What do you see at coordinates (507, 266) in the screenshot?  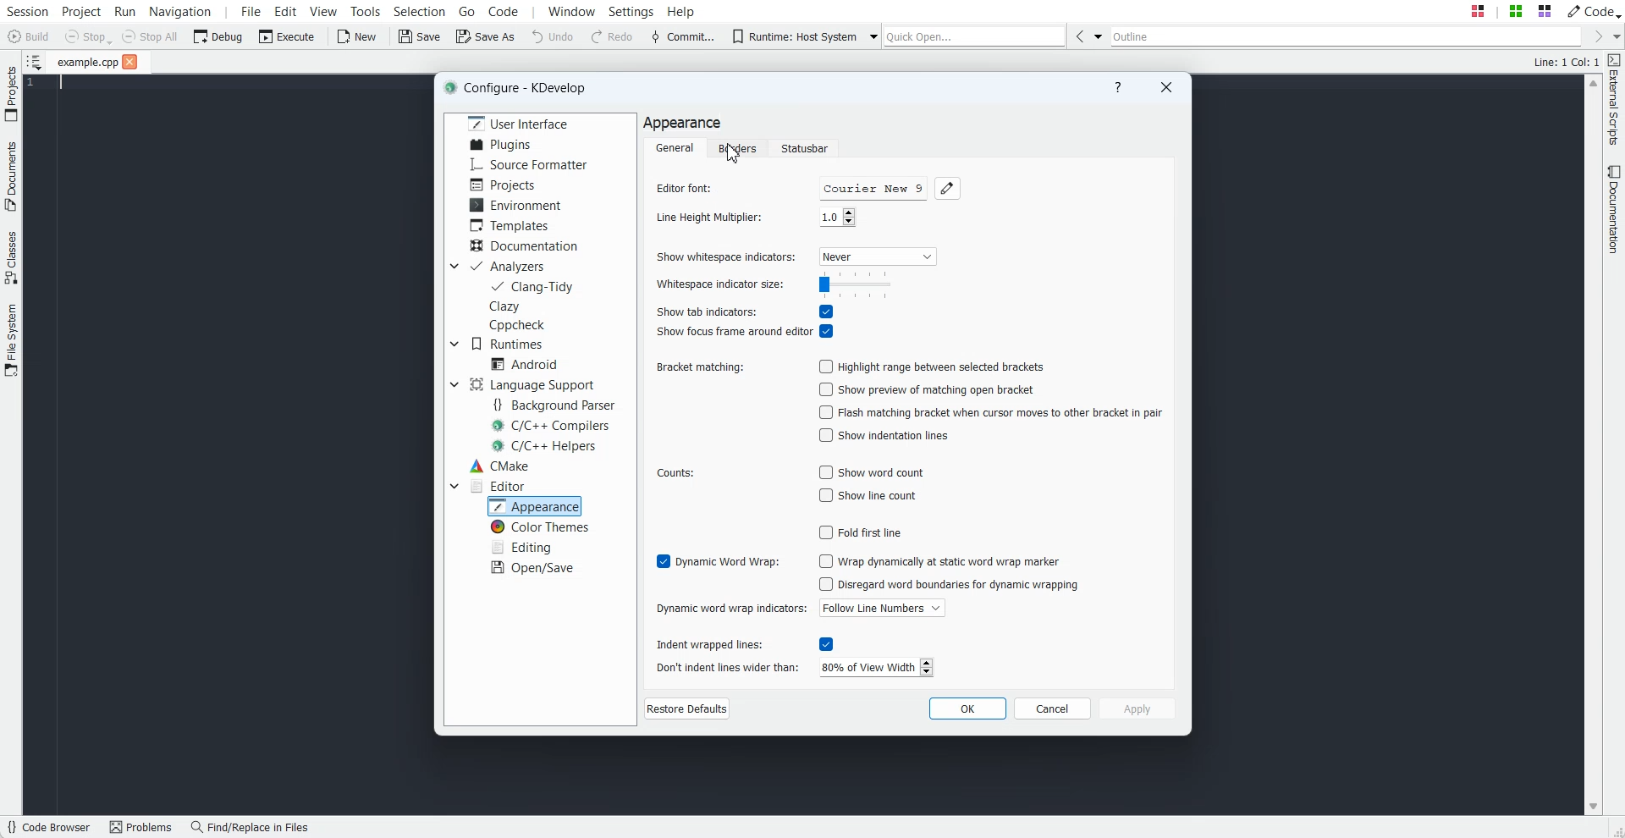 I see `Analyzers` at bounding box center [507, 266].